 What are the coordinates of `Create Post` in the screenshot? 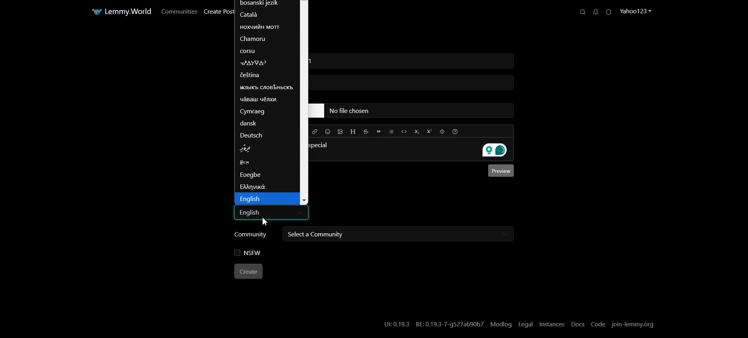 It's located at (217, 12).